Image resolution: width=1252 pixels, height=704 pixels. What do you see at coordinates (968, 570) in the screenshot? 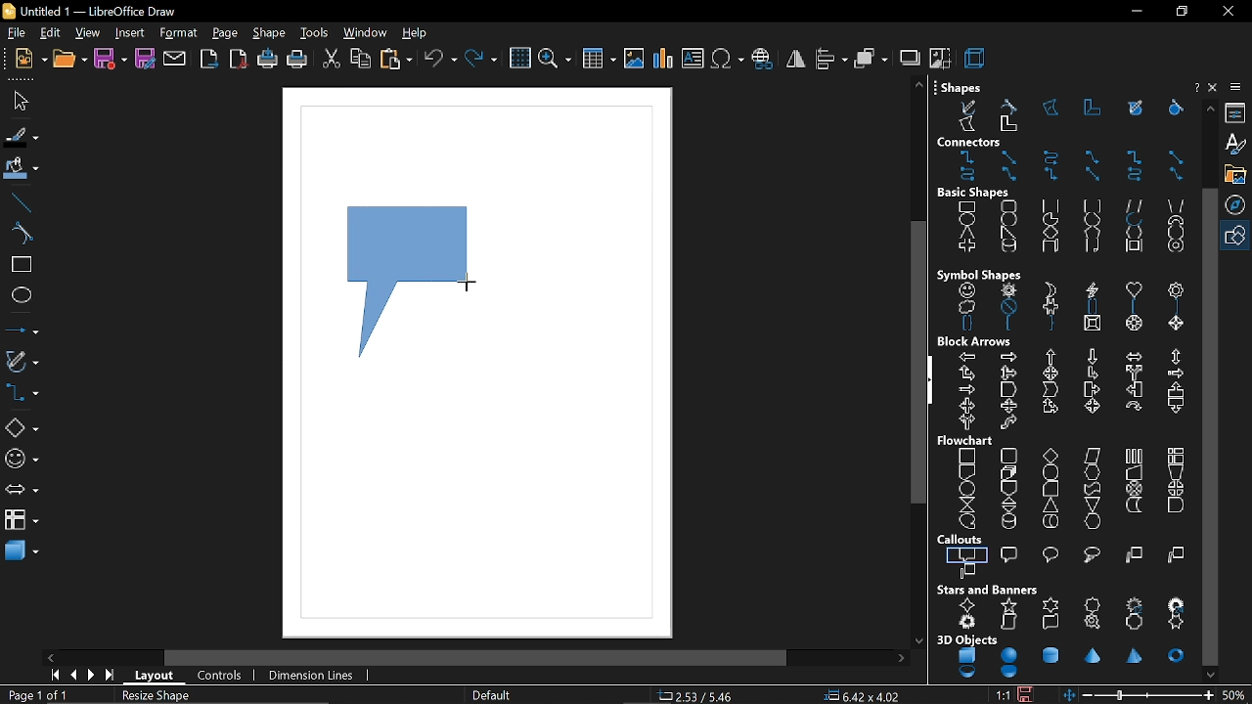
I see `line 3` at bounding box center [968, 570].